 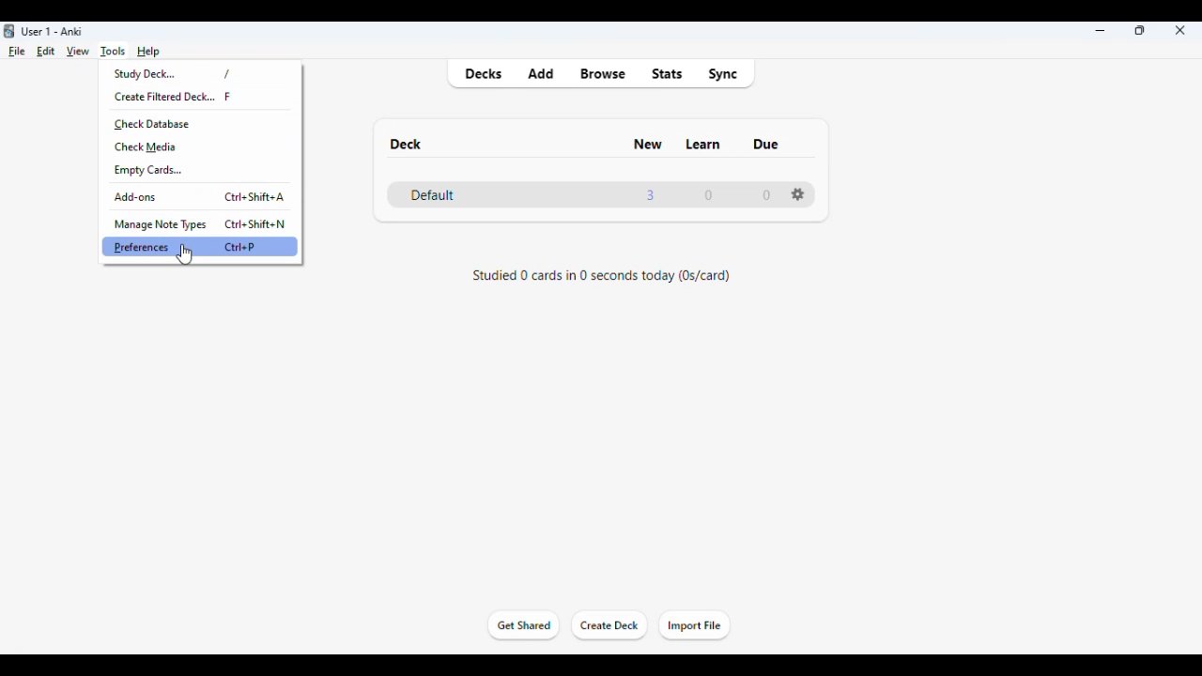 What do you see at coordinates (603, 73) in the screenshot?
I see `browse` at bounding box center [603, 73].